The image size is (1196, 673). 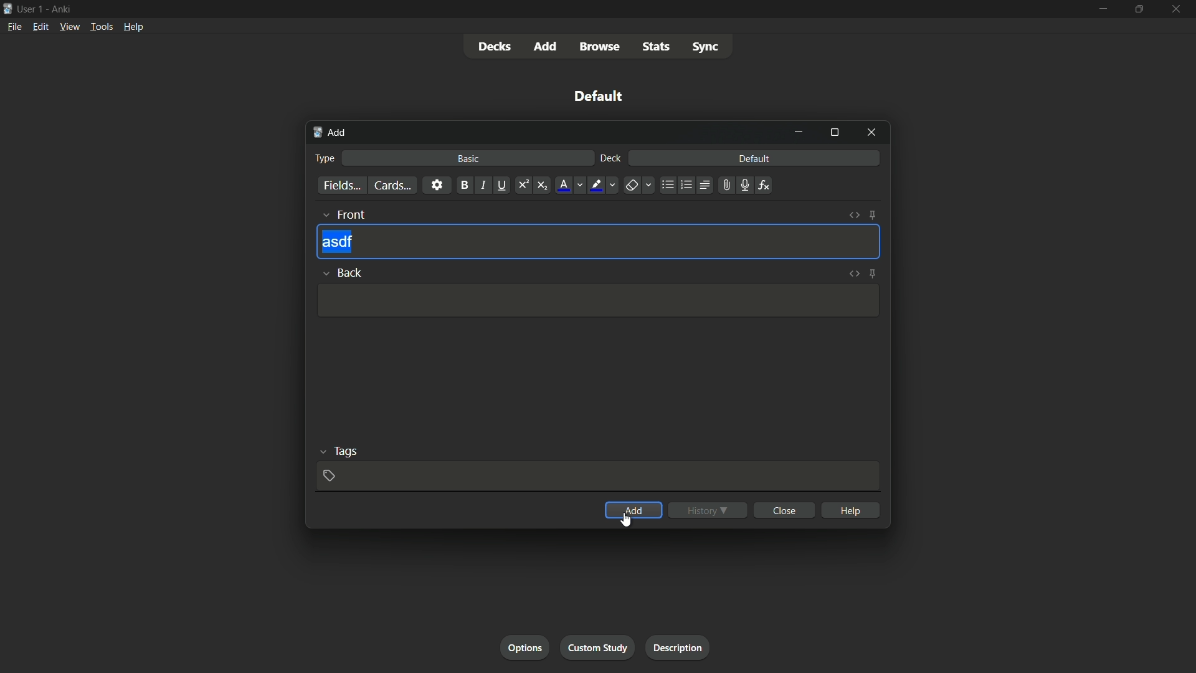 What do you see at coordinates (634, 509) in the screenshot?
I see `add` at bounding box center [634, 509].